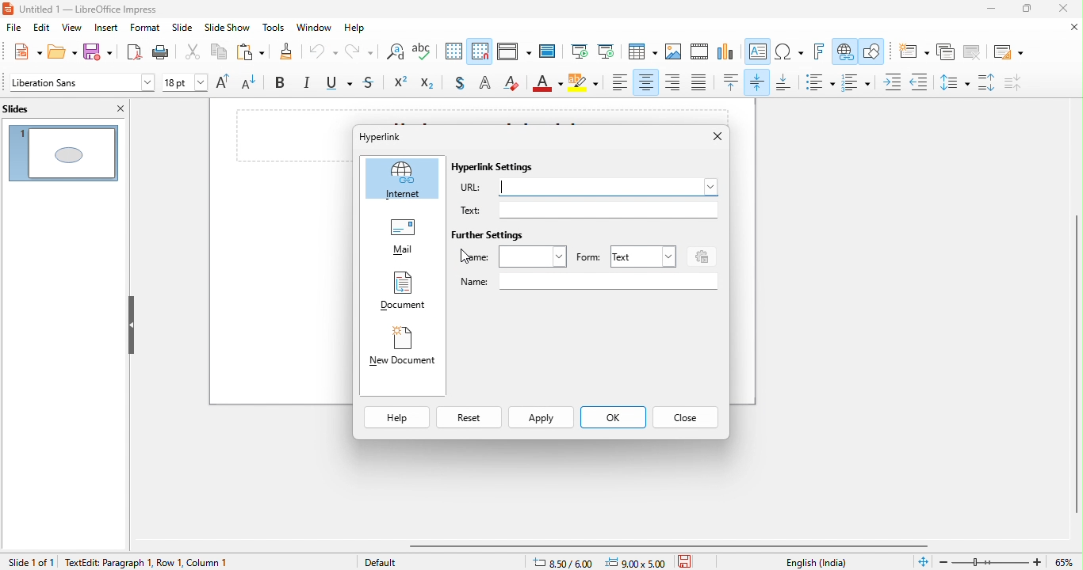  I want to click on 8.50/6.00, so click(568, 561).